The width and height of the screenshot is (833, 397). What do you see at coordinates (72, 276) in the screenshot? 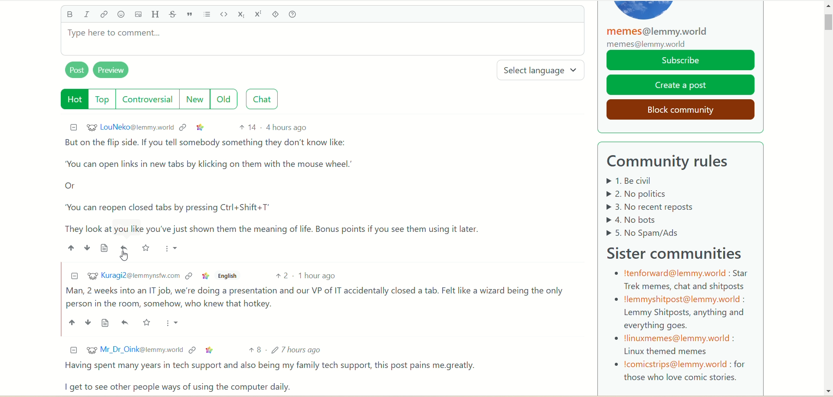
I see `minimize` at bounding box center [72, 276].